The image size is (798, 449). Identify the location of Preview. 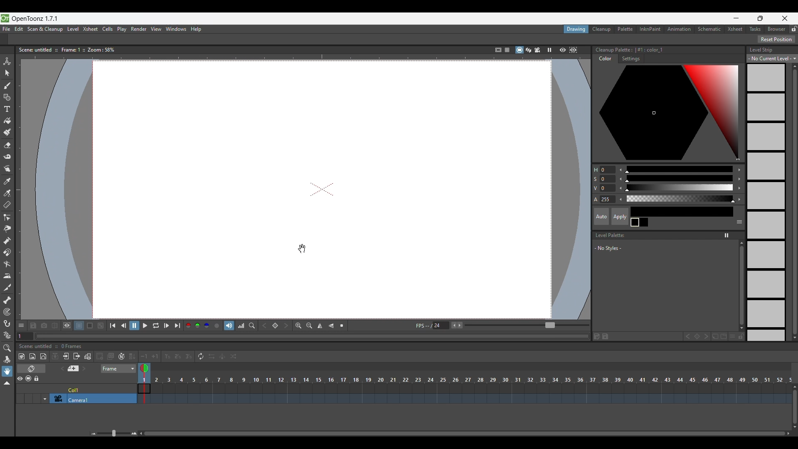
(563, 50).